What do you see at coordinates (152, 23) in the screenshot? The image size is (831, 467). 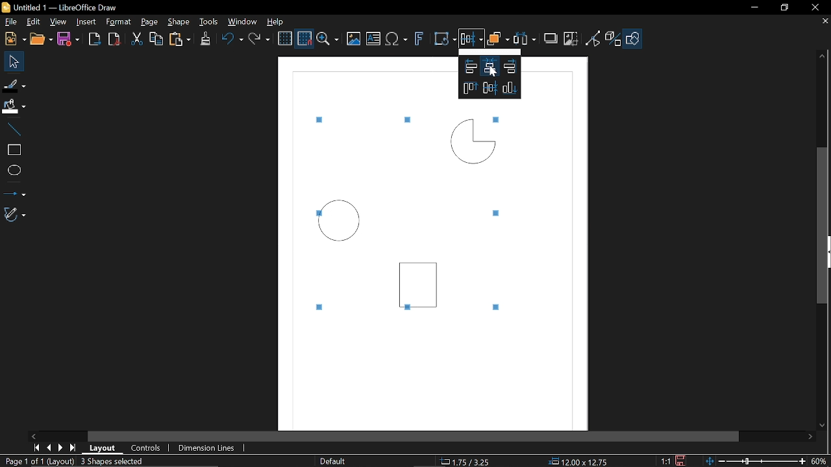 I see `page` at bounding box center [152, 23].